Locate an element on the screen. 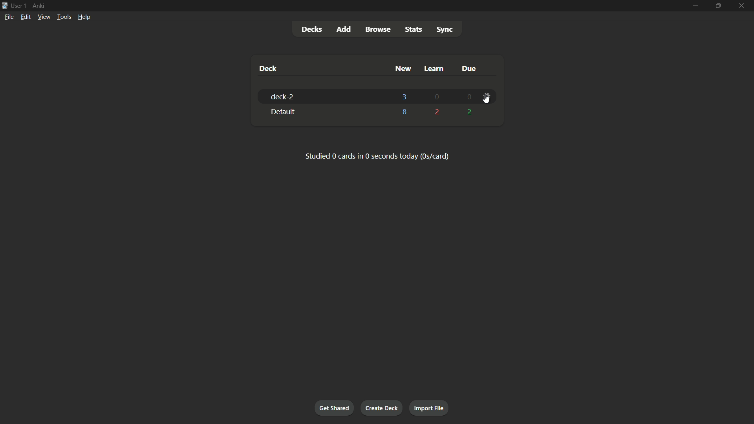 This screenshot has width=754, height=424. deck is located at coordinates (268, 69).